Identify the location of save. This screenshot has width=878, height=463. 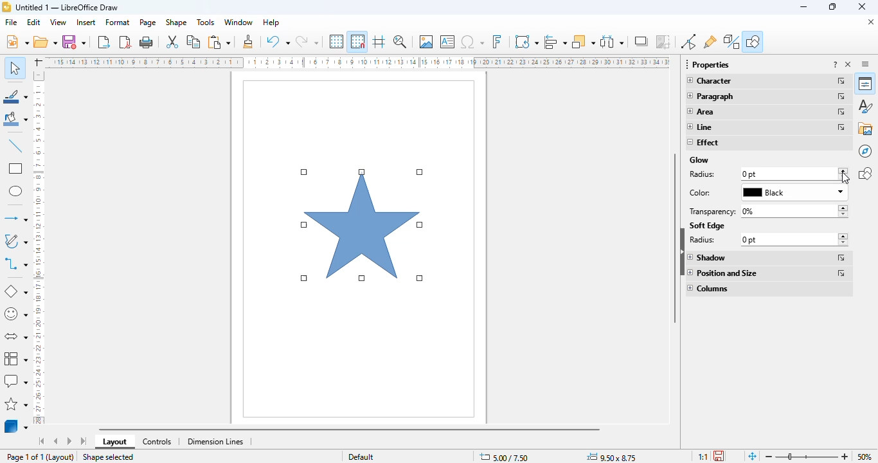
(74, 42).